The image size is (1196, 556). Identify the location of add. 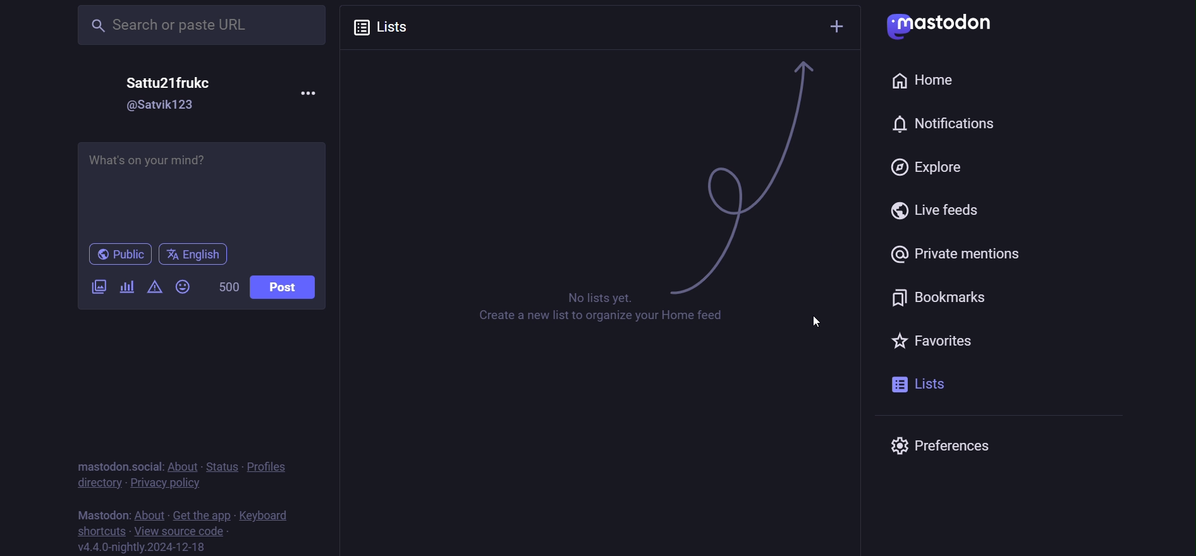
(837, 27).